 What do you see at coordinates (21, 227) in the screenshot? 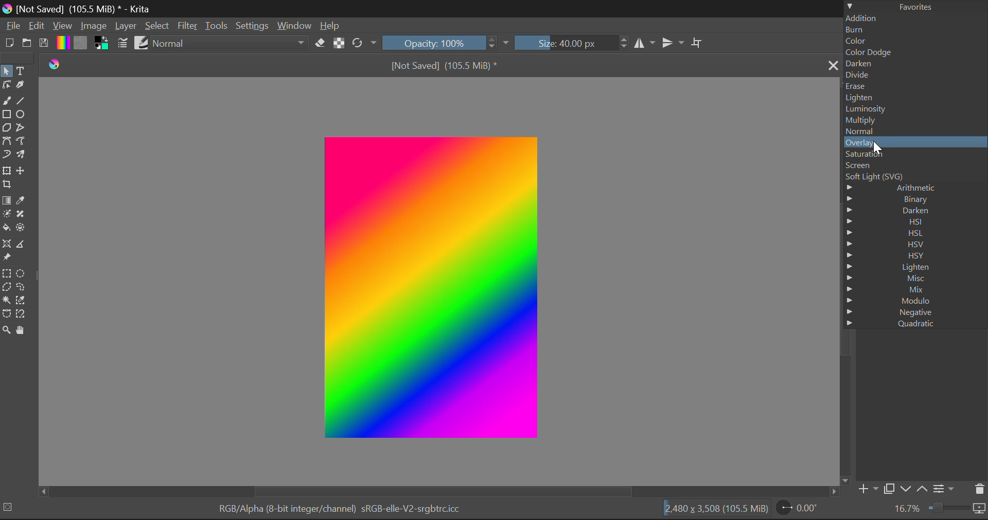
I see `Enclose and Fill` at bounding box center [21, 227].